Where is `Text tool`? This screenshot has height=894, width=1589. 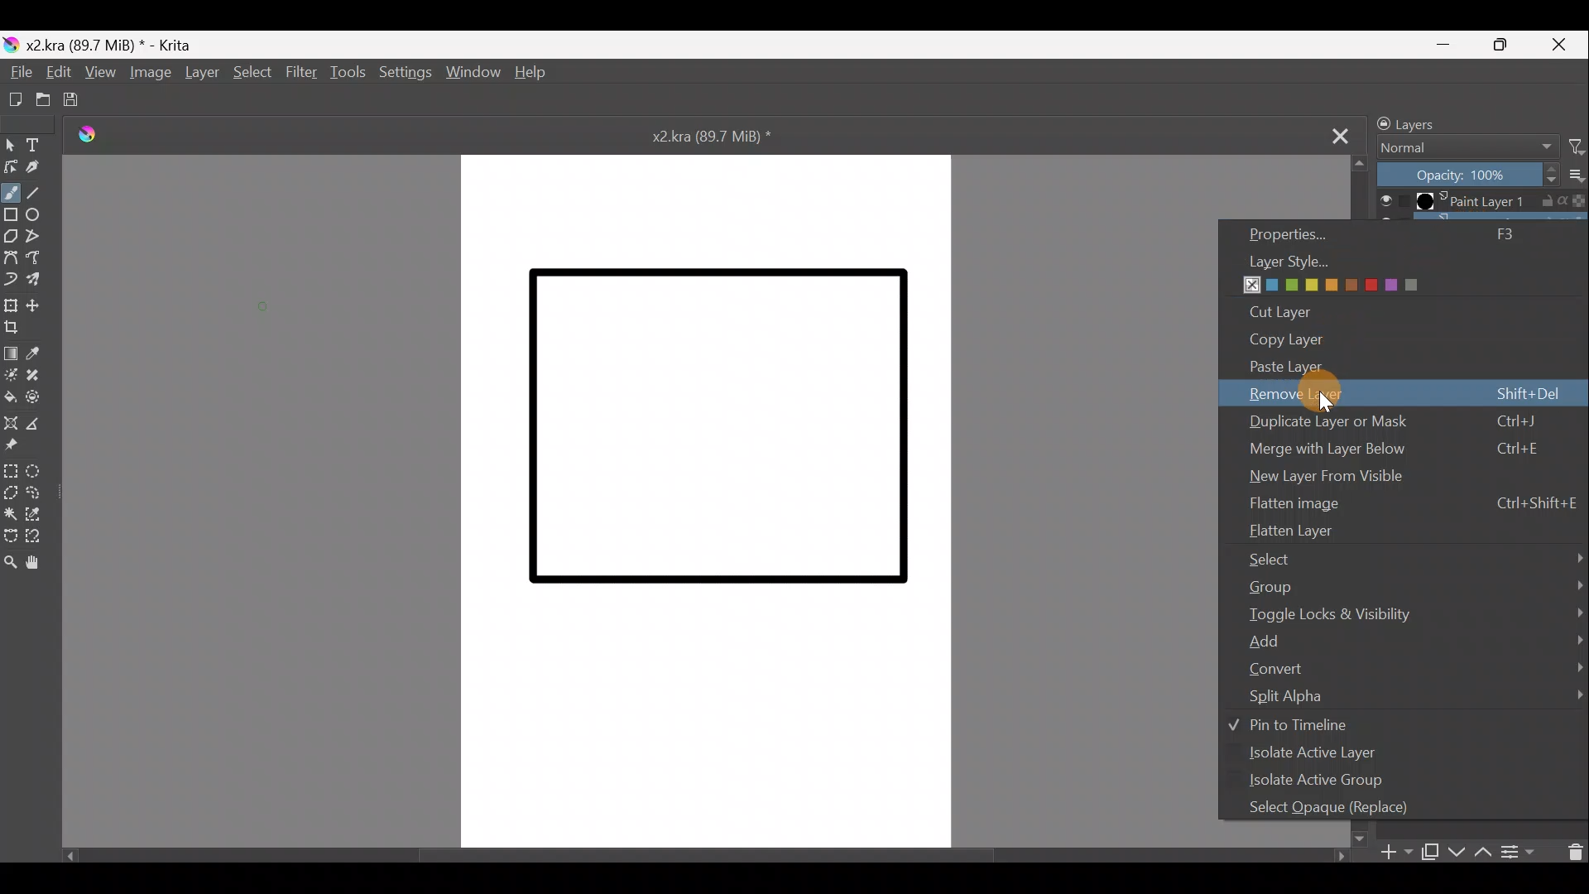 Text tool is located at coordinates (39, 145).